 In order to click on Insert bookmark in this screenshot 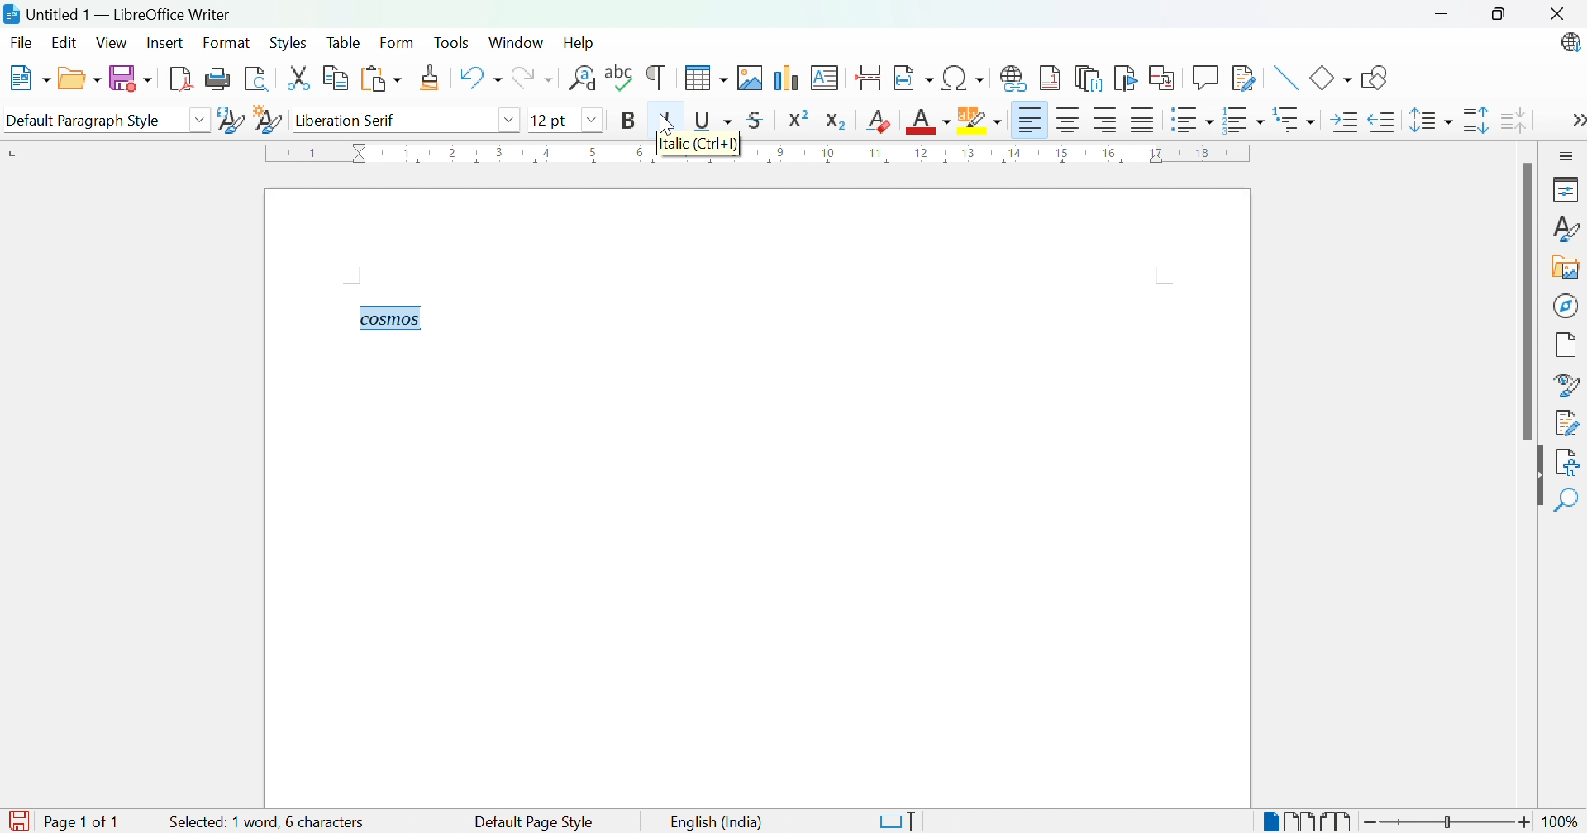, I will do `click(1127, 78)`.